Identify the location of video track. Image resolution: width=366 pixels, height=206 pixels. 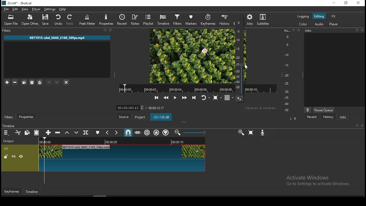
(121, 159).